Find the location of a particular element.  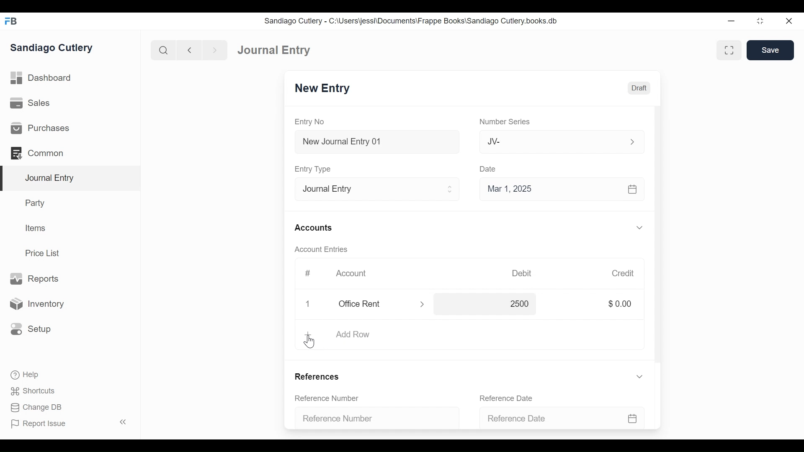

delete is located at coordinates (306, 304).